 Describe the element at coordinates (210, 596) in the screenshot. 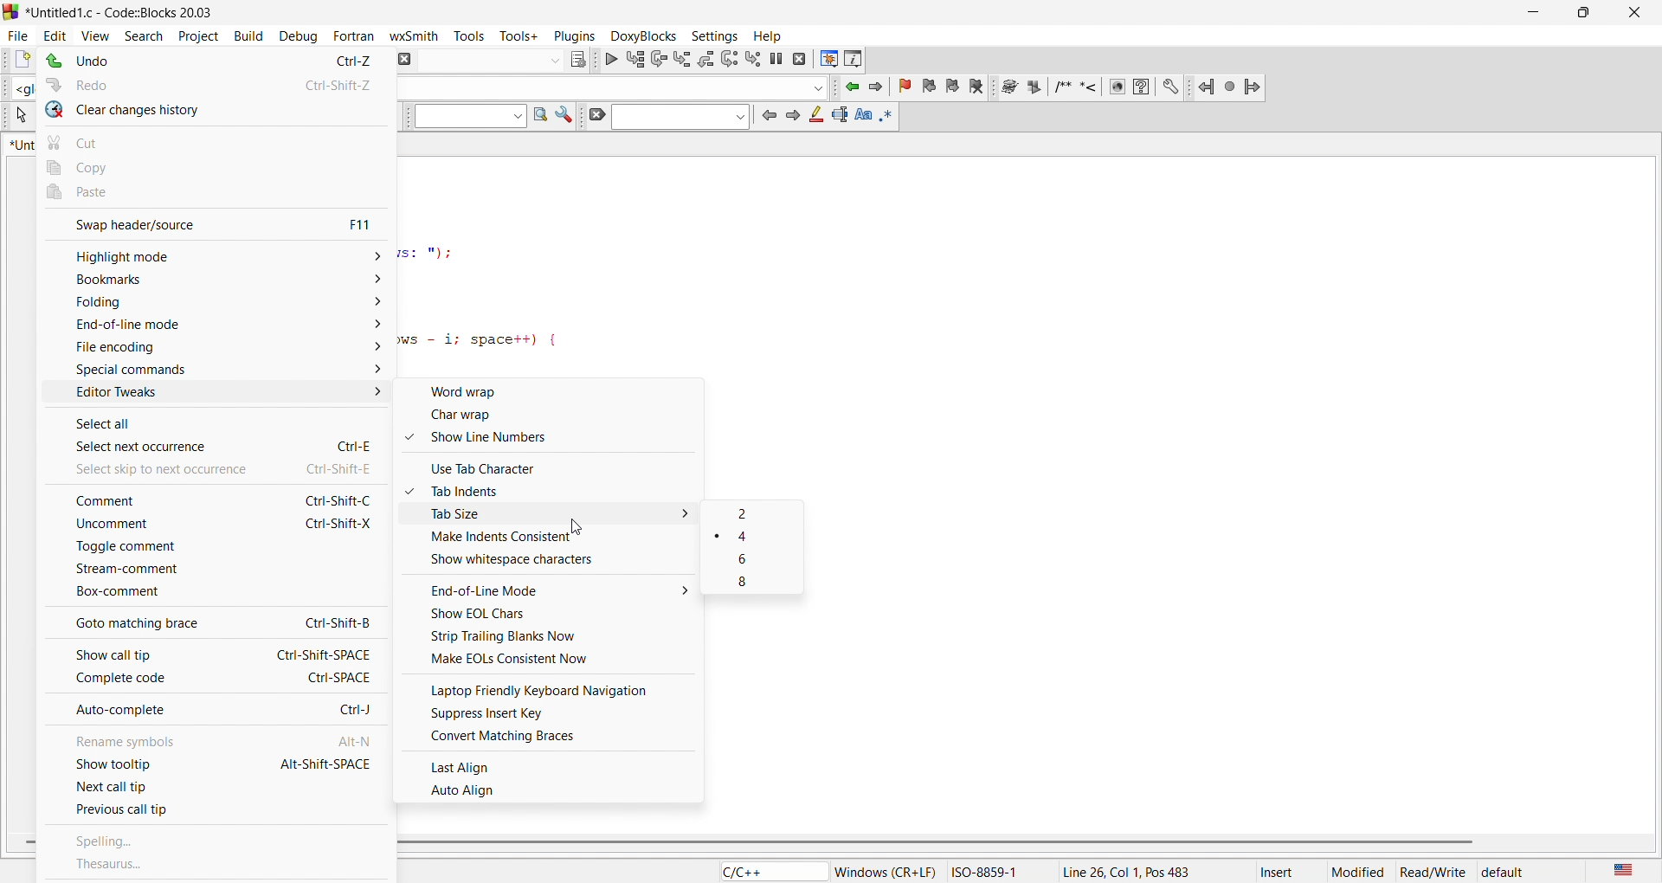

I see `box comment ` at that location.